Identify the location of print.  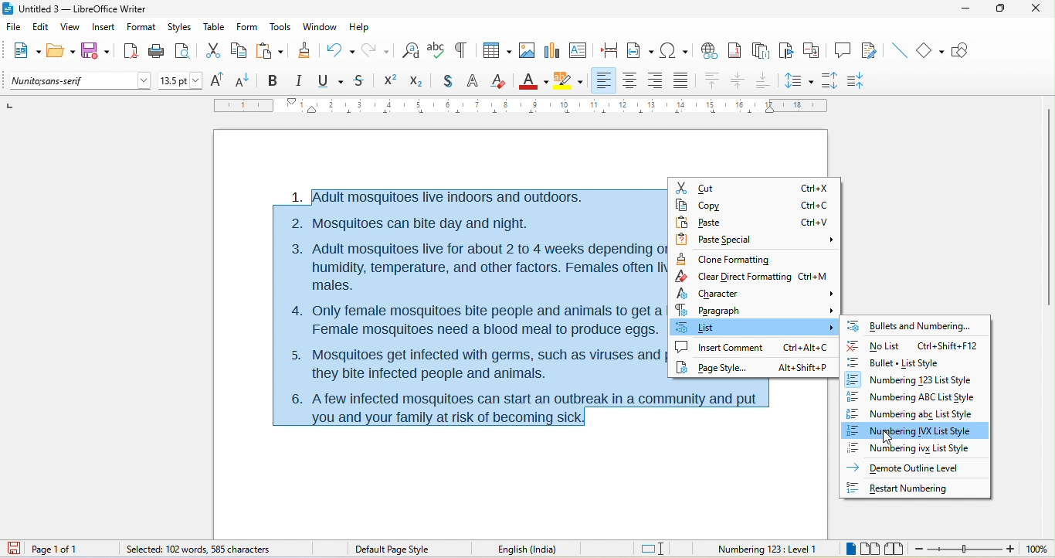
(156, 53).